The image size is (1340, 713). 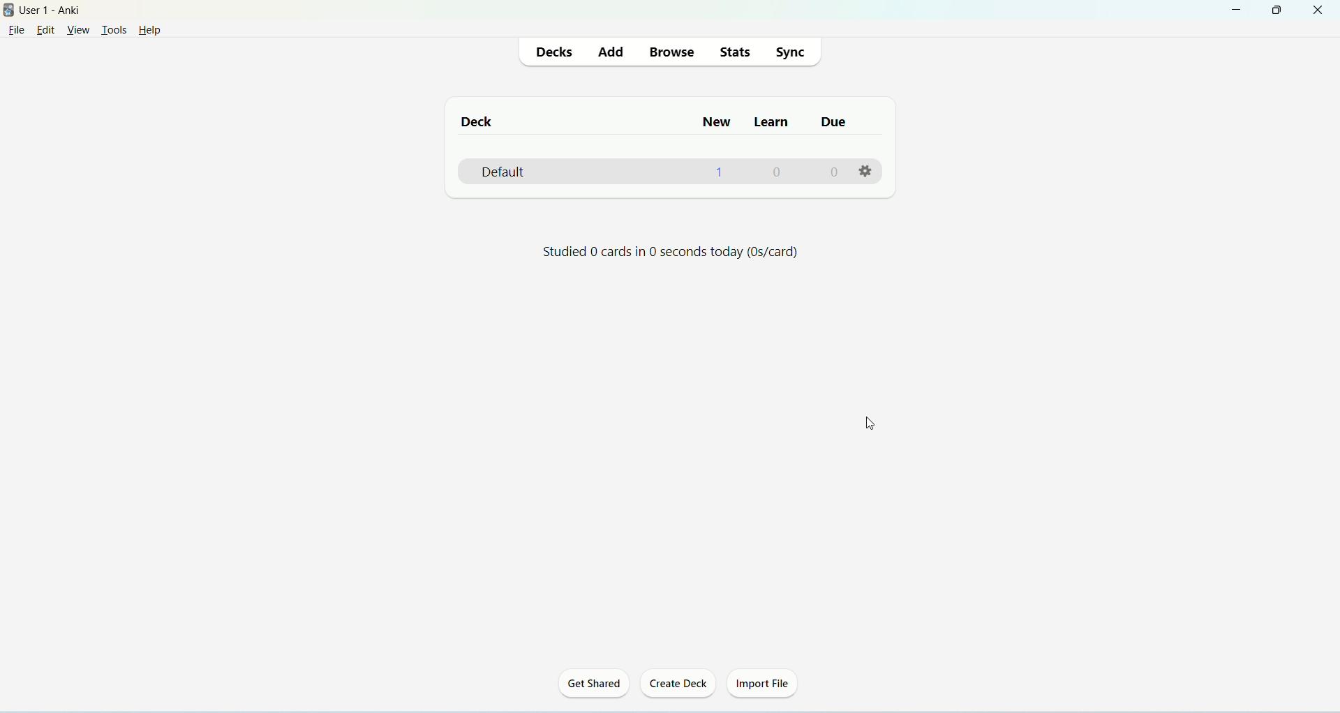 I want to click on due, so click(x=837, y=125).